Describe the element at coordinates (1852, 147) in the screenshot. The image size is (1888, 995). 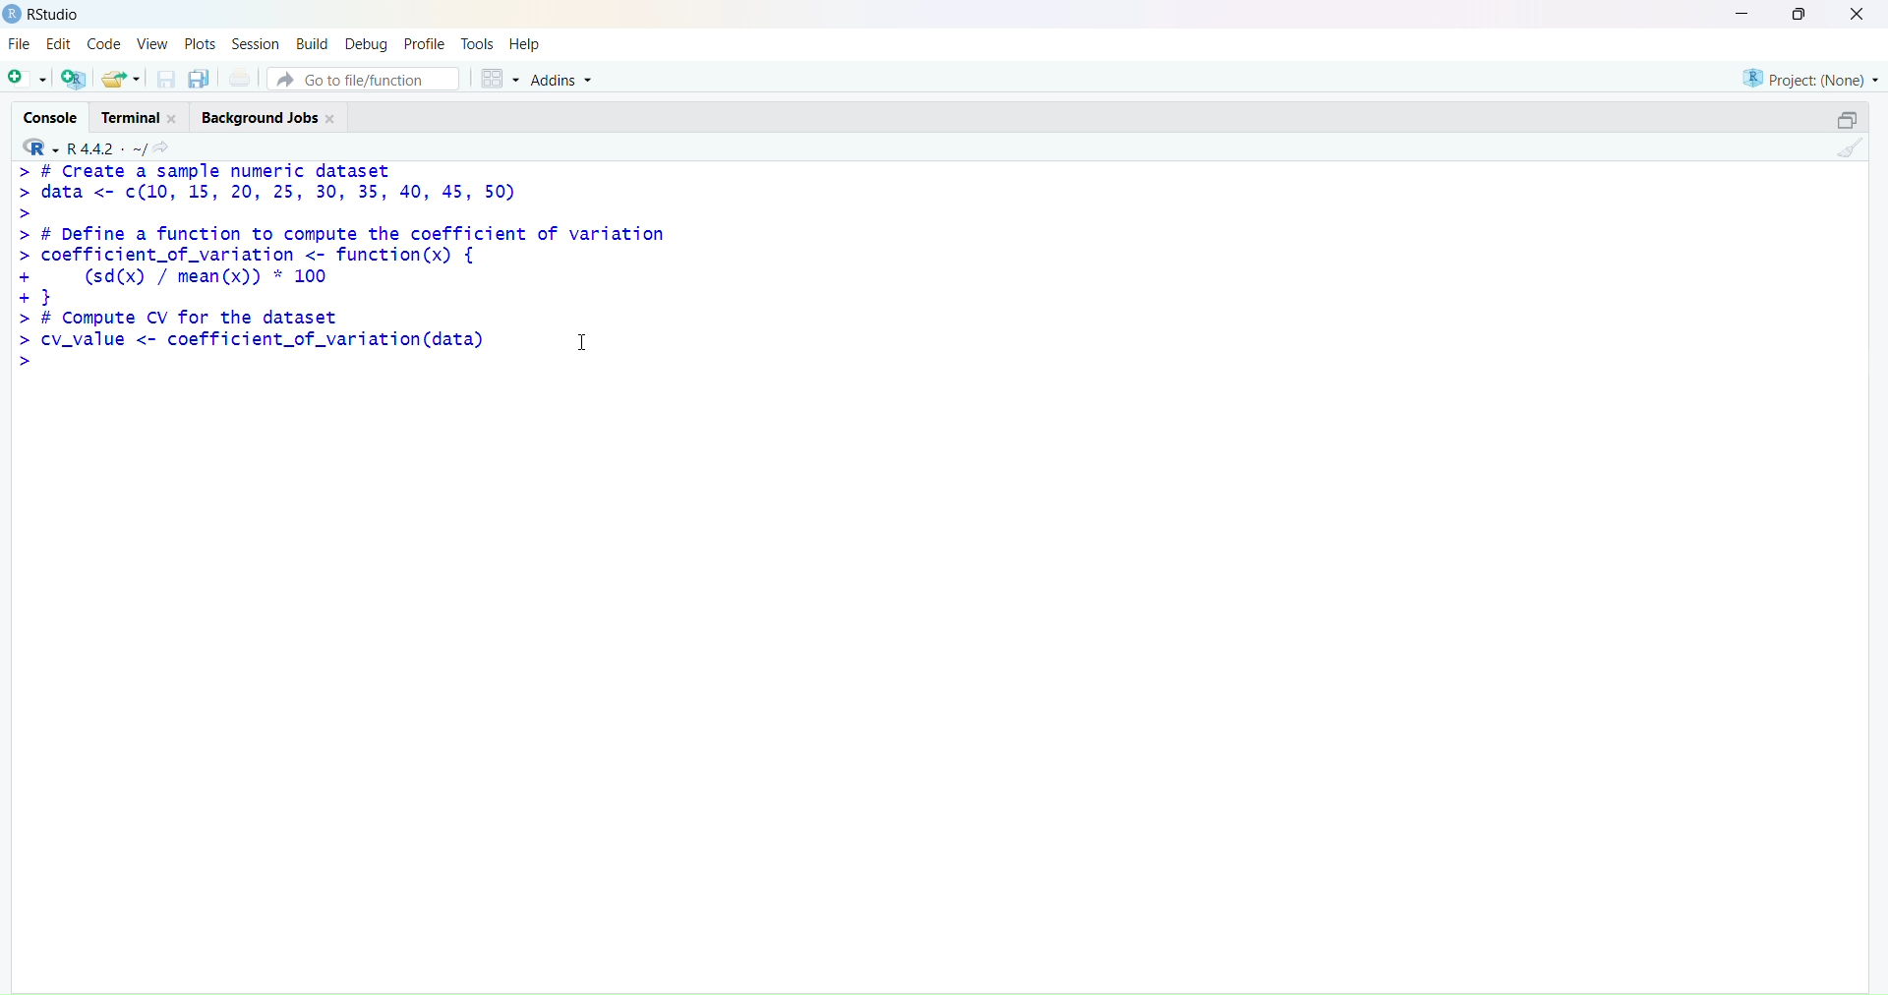
I see `clean` at that location.